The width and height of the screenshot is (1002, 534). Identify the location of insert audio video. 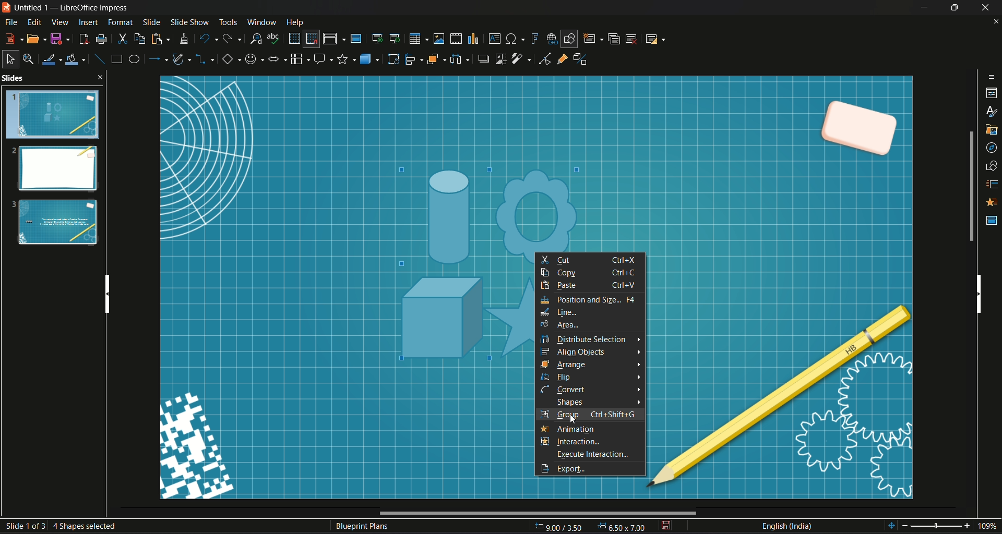
(455, 39).